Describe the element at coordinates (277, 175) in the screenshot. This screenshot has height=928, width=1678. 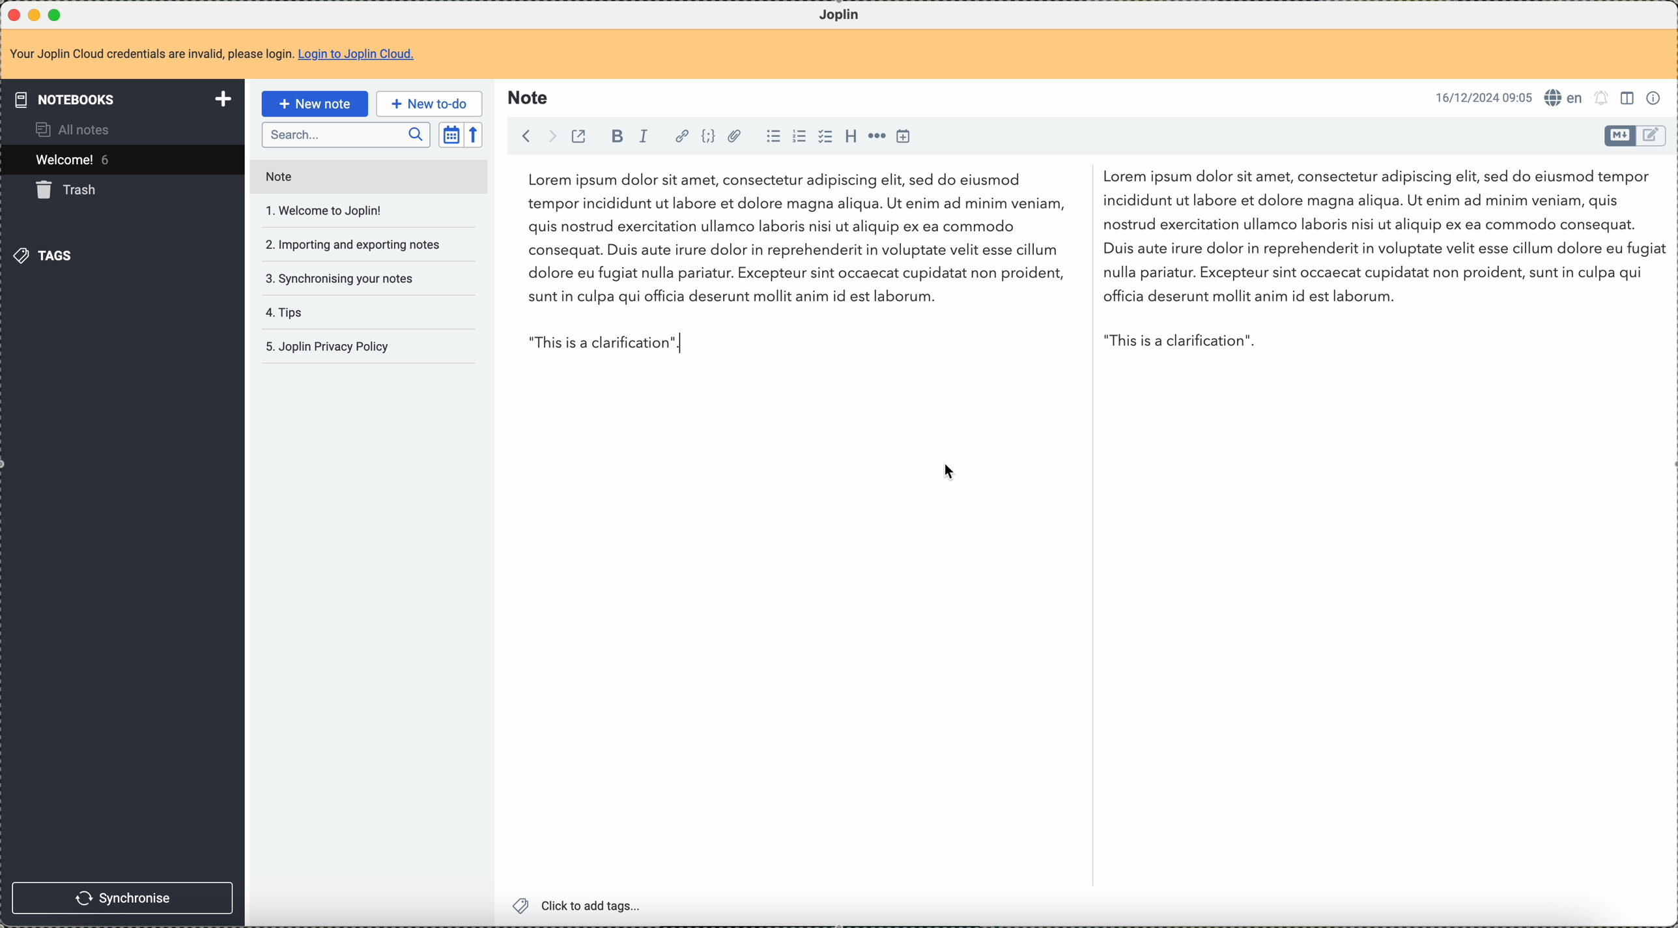
I see `note` at that location.